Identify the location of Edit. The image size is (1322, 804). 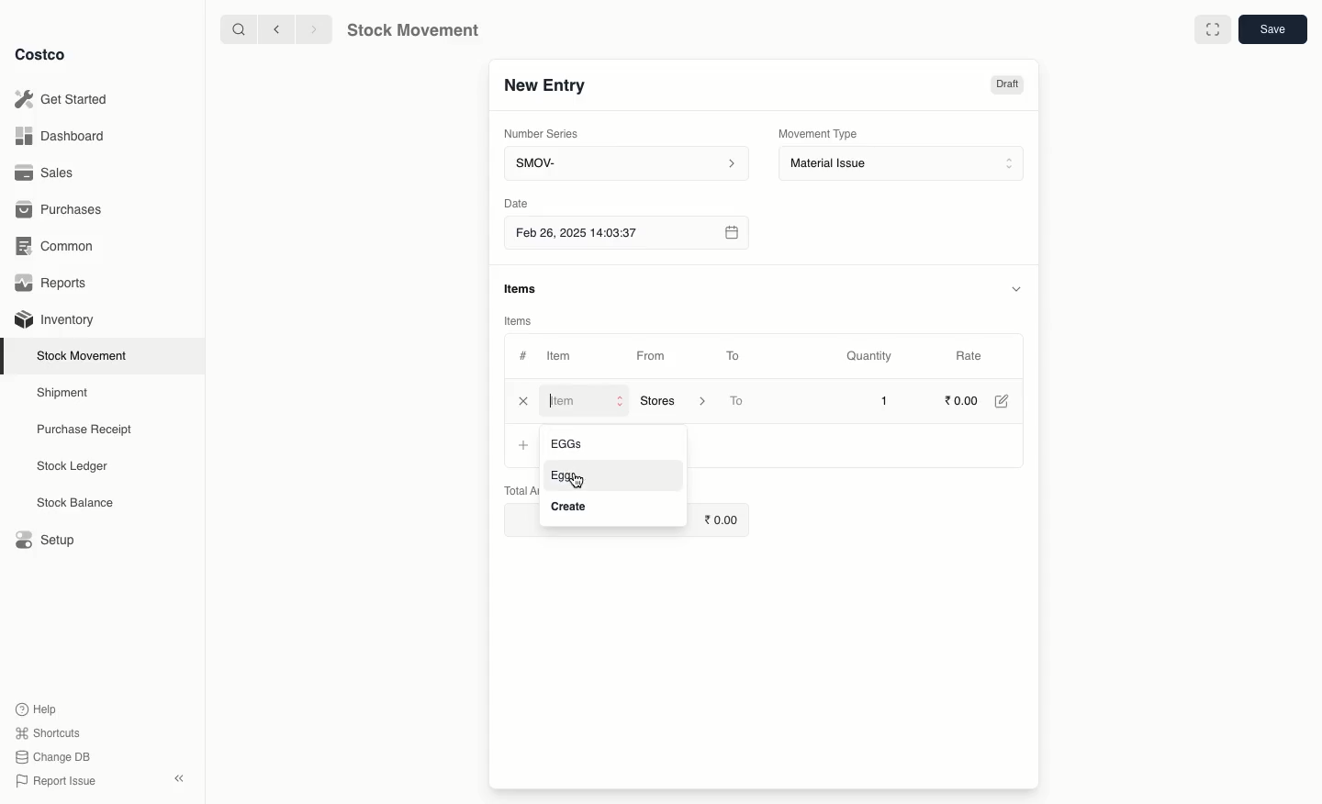
(1006, 403).